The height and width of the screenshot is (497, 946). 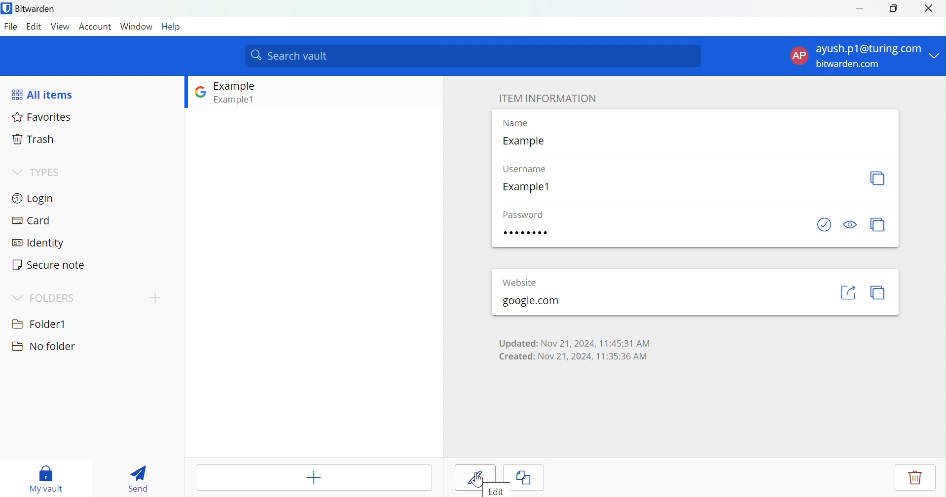 What do you see at coordinates (12, 27) in the screenshot?
I see `File` at bounding box center [12, 27].